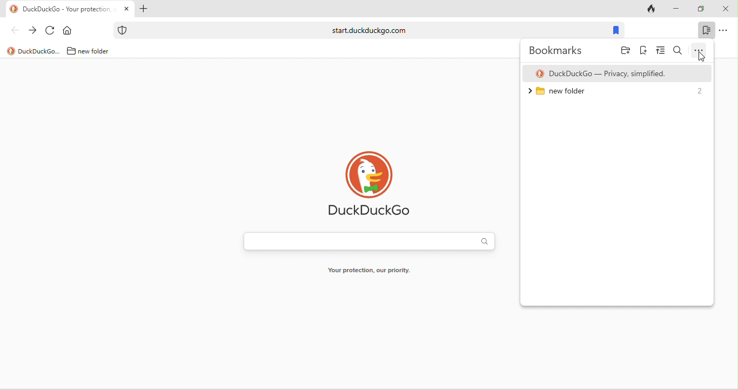 The width and height of the screenshot is (738, 390). Describe the element at coordinates (39, 51) in the screenshot. I see `DuckDuckGo...` at that location.